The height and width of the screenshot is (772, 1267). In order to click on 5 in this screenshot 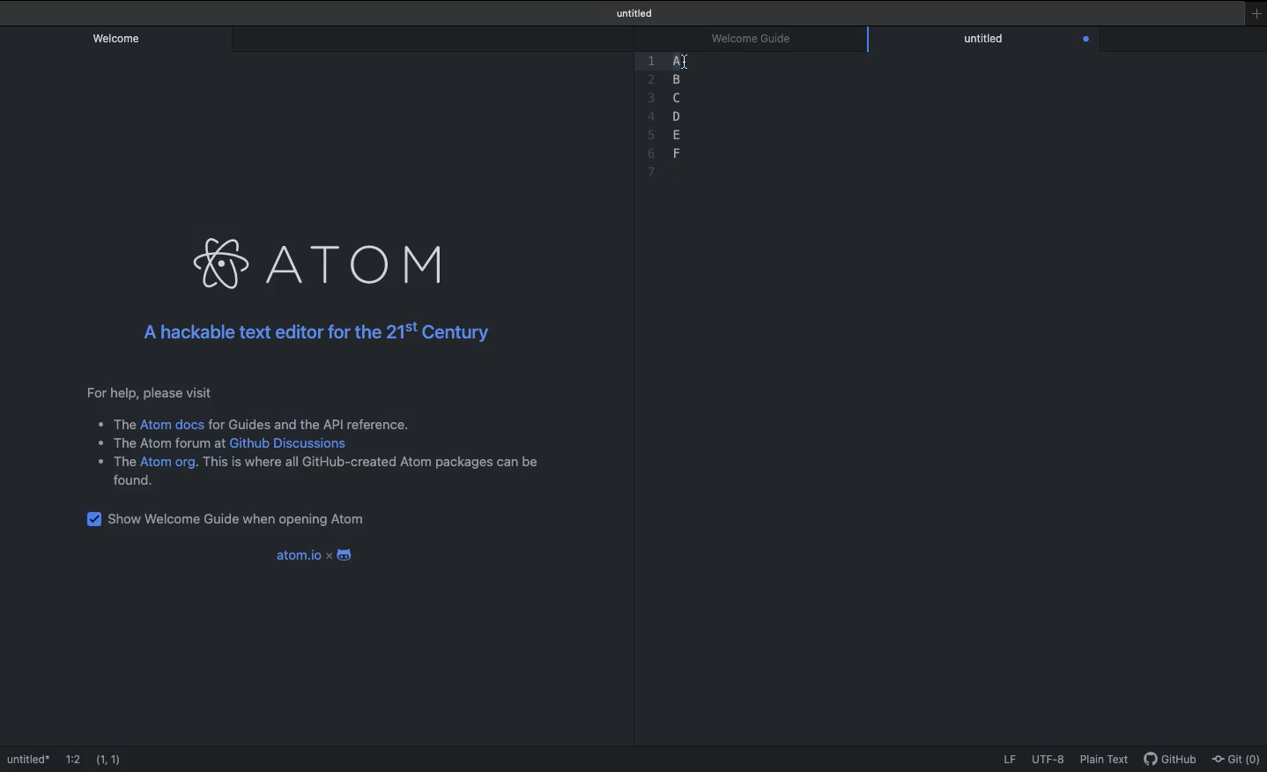, I will do `click(650, 136)`.